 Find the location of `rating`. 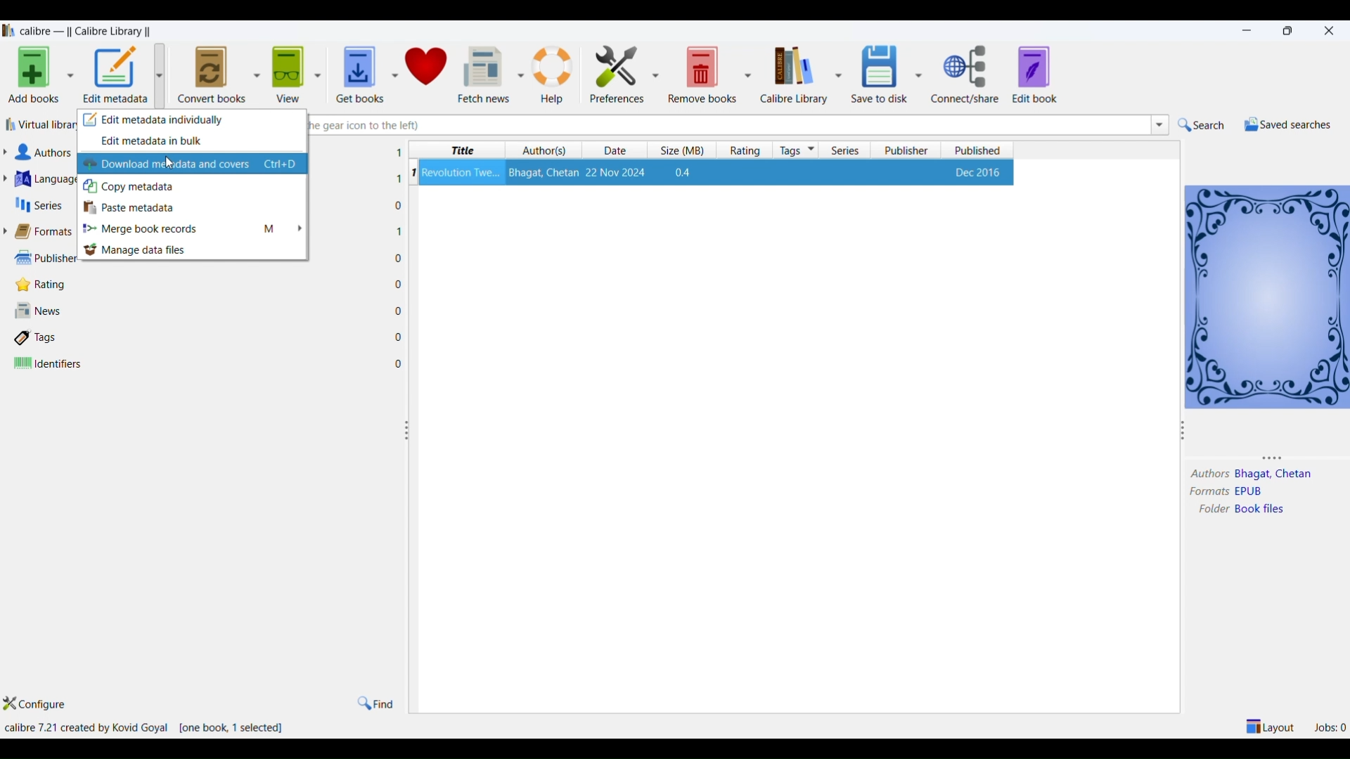

rating is located at coordinates (741, 150).